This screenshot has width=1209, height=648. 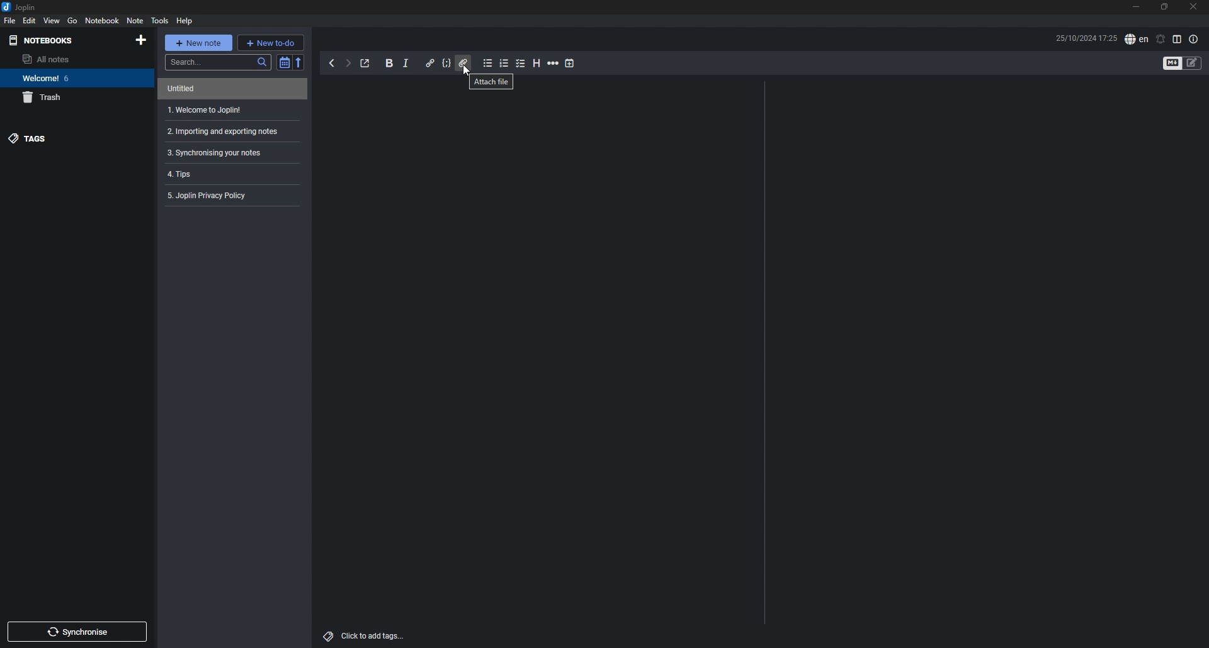 What do you see at coordinates (332, 63) in the screenshot?
I see `backward` at bounding box center [332, 63].